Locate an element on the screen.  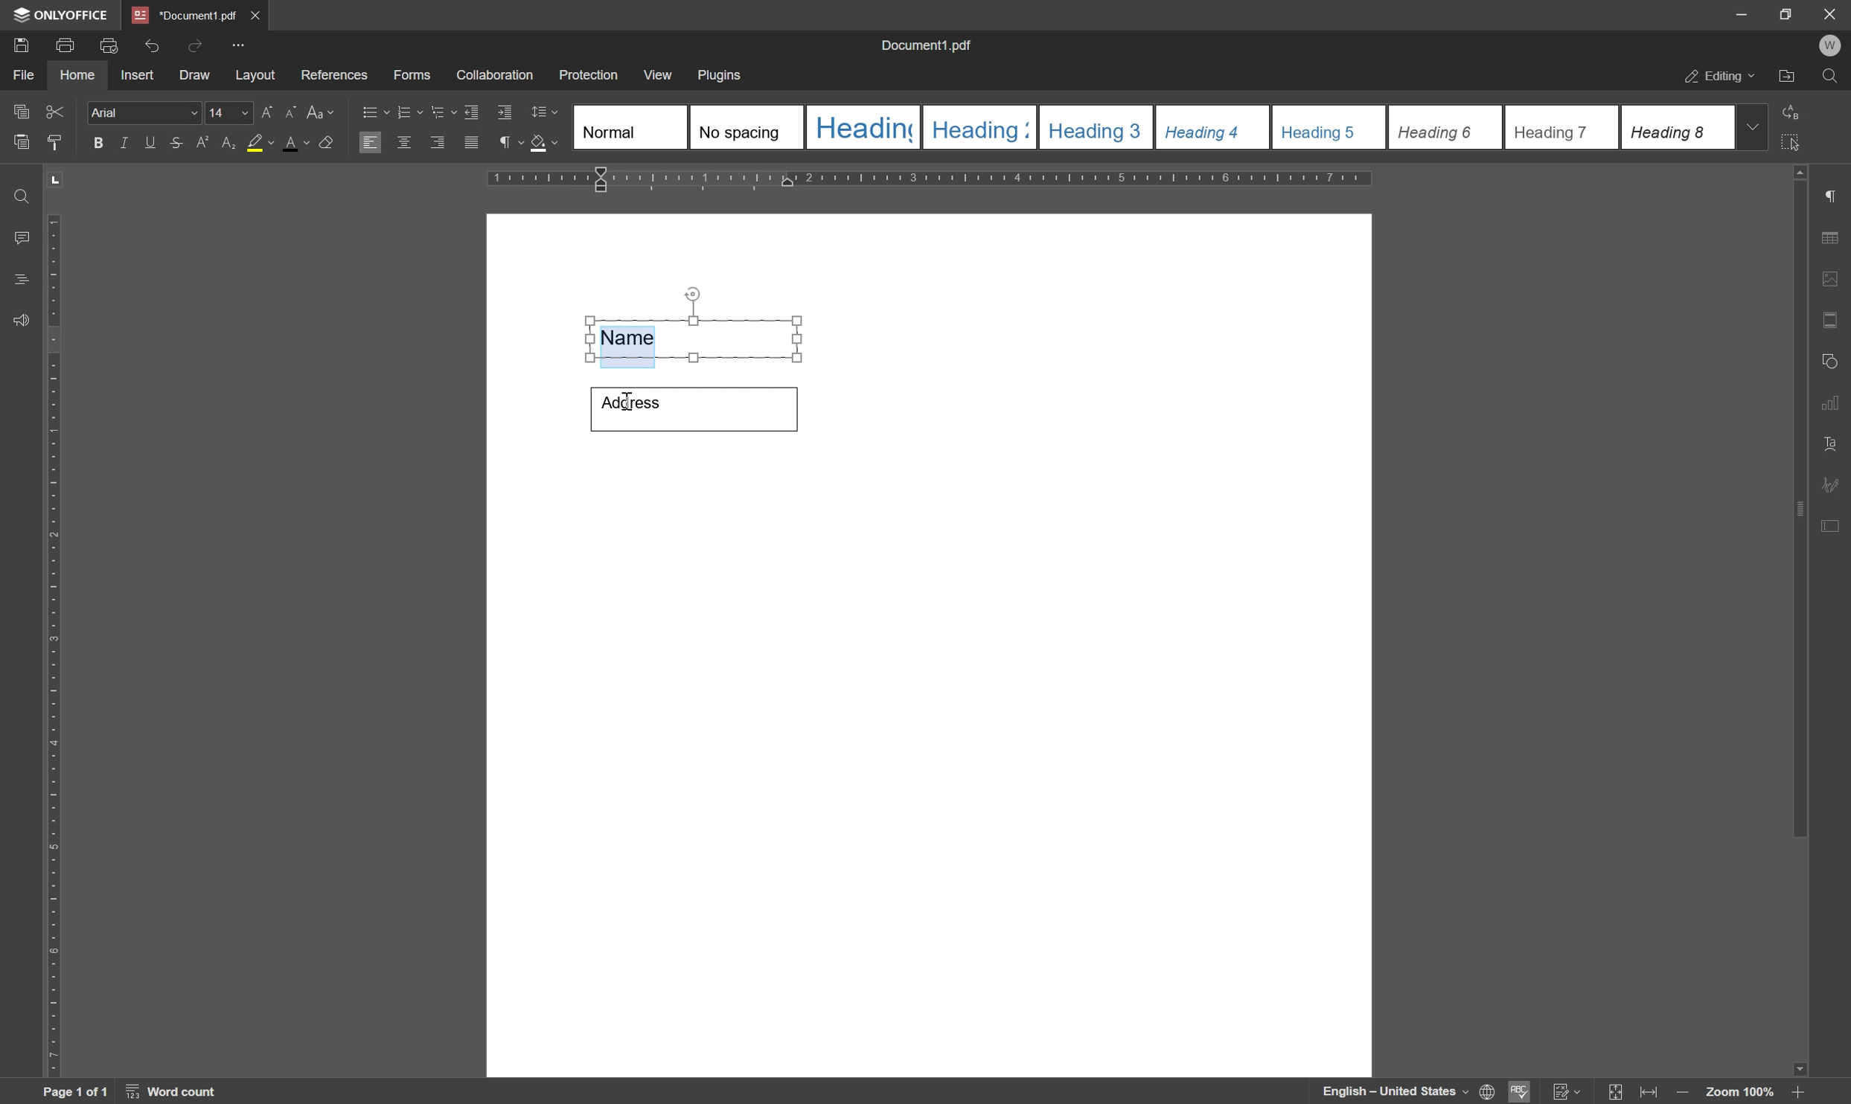
chart settings is located at coordinates (1835, 406).